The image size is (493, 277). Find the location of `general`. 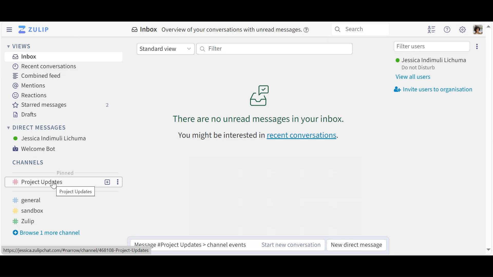

general is located at coordinates (31, 200).